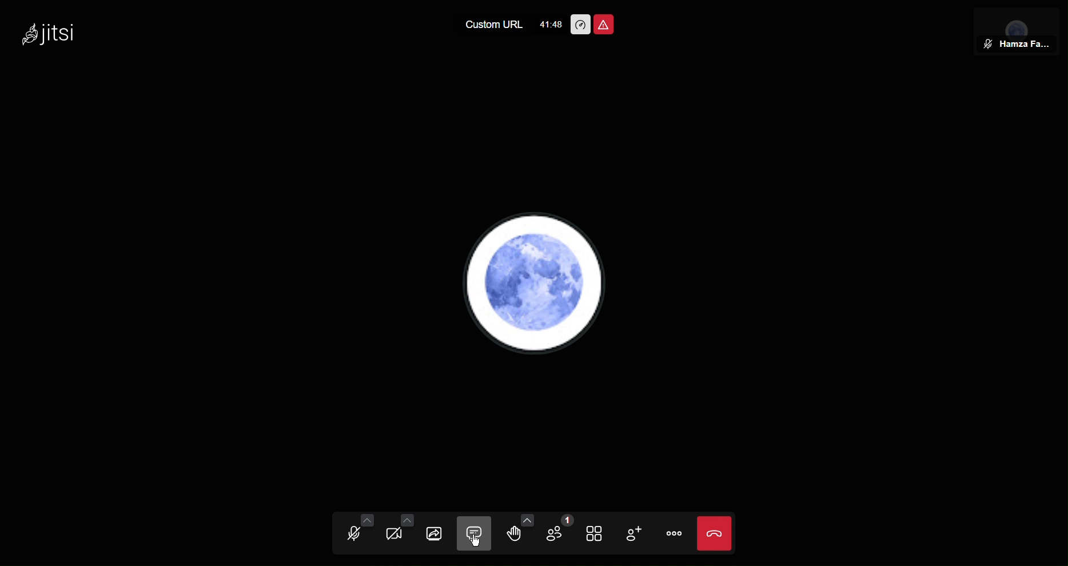 The width and height of the screenshot is (1068, 566). What do you see at coordinates (437, 532) in the screenshot?
I see `Share Selection` at bounding box center [437, 532].